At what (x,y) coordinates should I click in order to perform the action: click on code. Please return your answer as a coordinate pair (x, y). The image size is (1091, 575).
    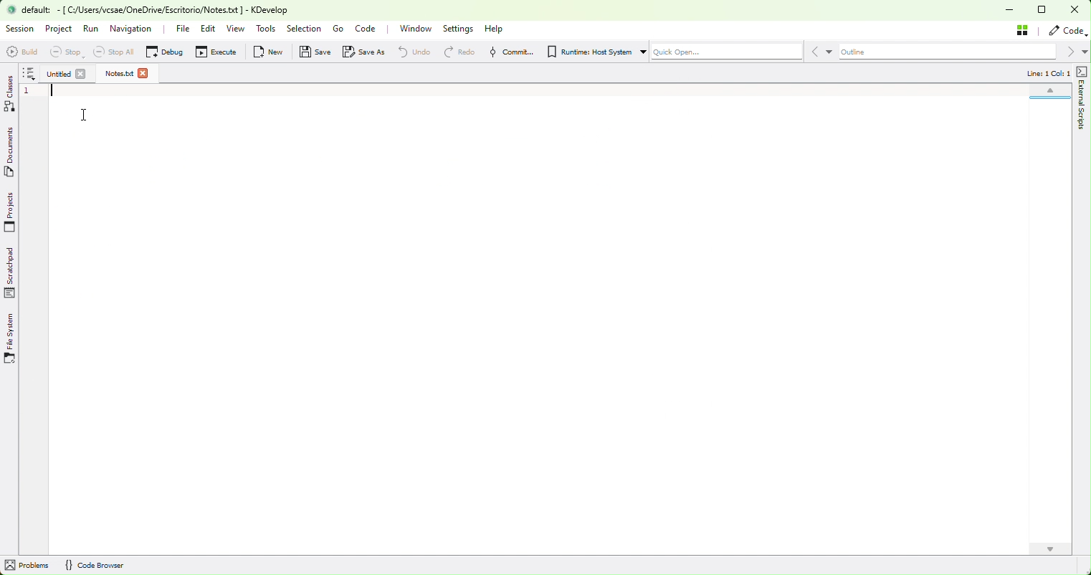
    Looking at the image, I should click on (1066, 31).